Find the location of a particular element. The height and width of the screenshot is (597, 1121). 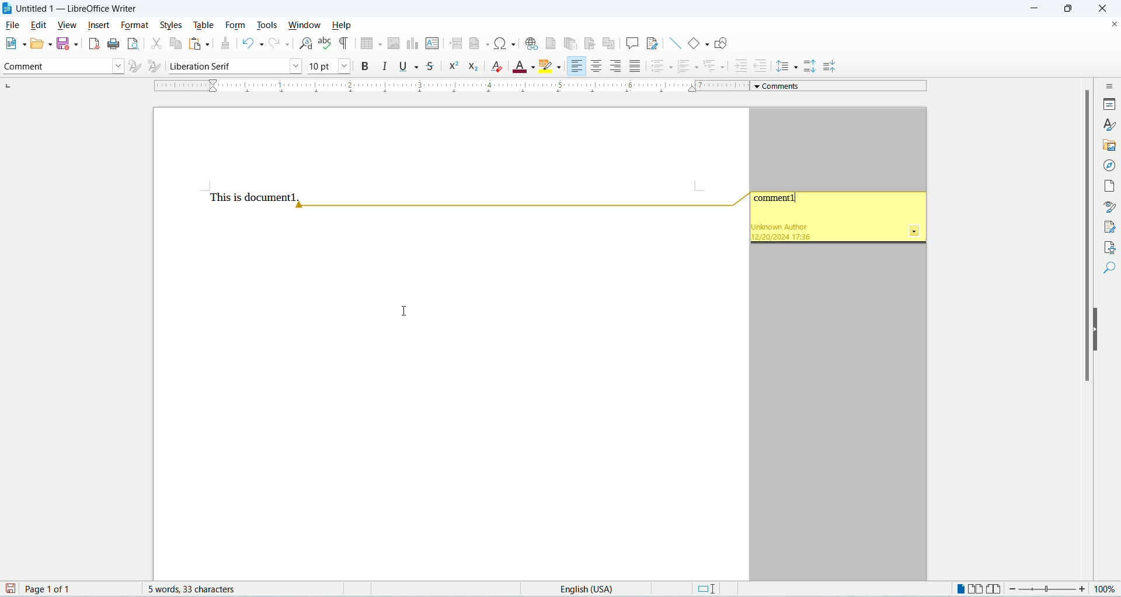

font name is located at coordinates (233, 65).